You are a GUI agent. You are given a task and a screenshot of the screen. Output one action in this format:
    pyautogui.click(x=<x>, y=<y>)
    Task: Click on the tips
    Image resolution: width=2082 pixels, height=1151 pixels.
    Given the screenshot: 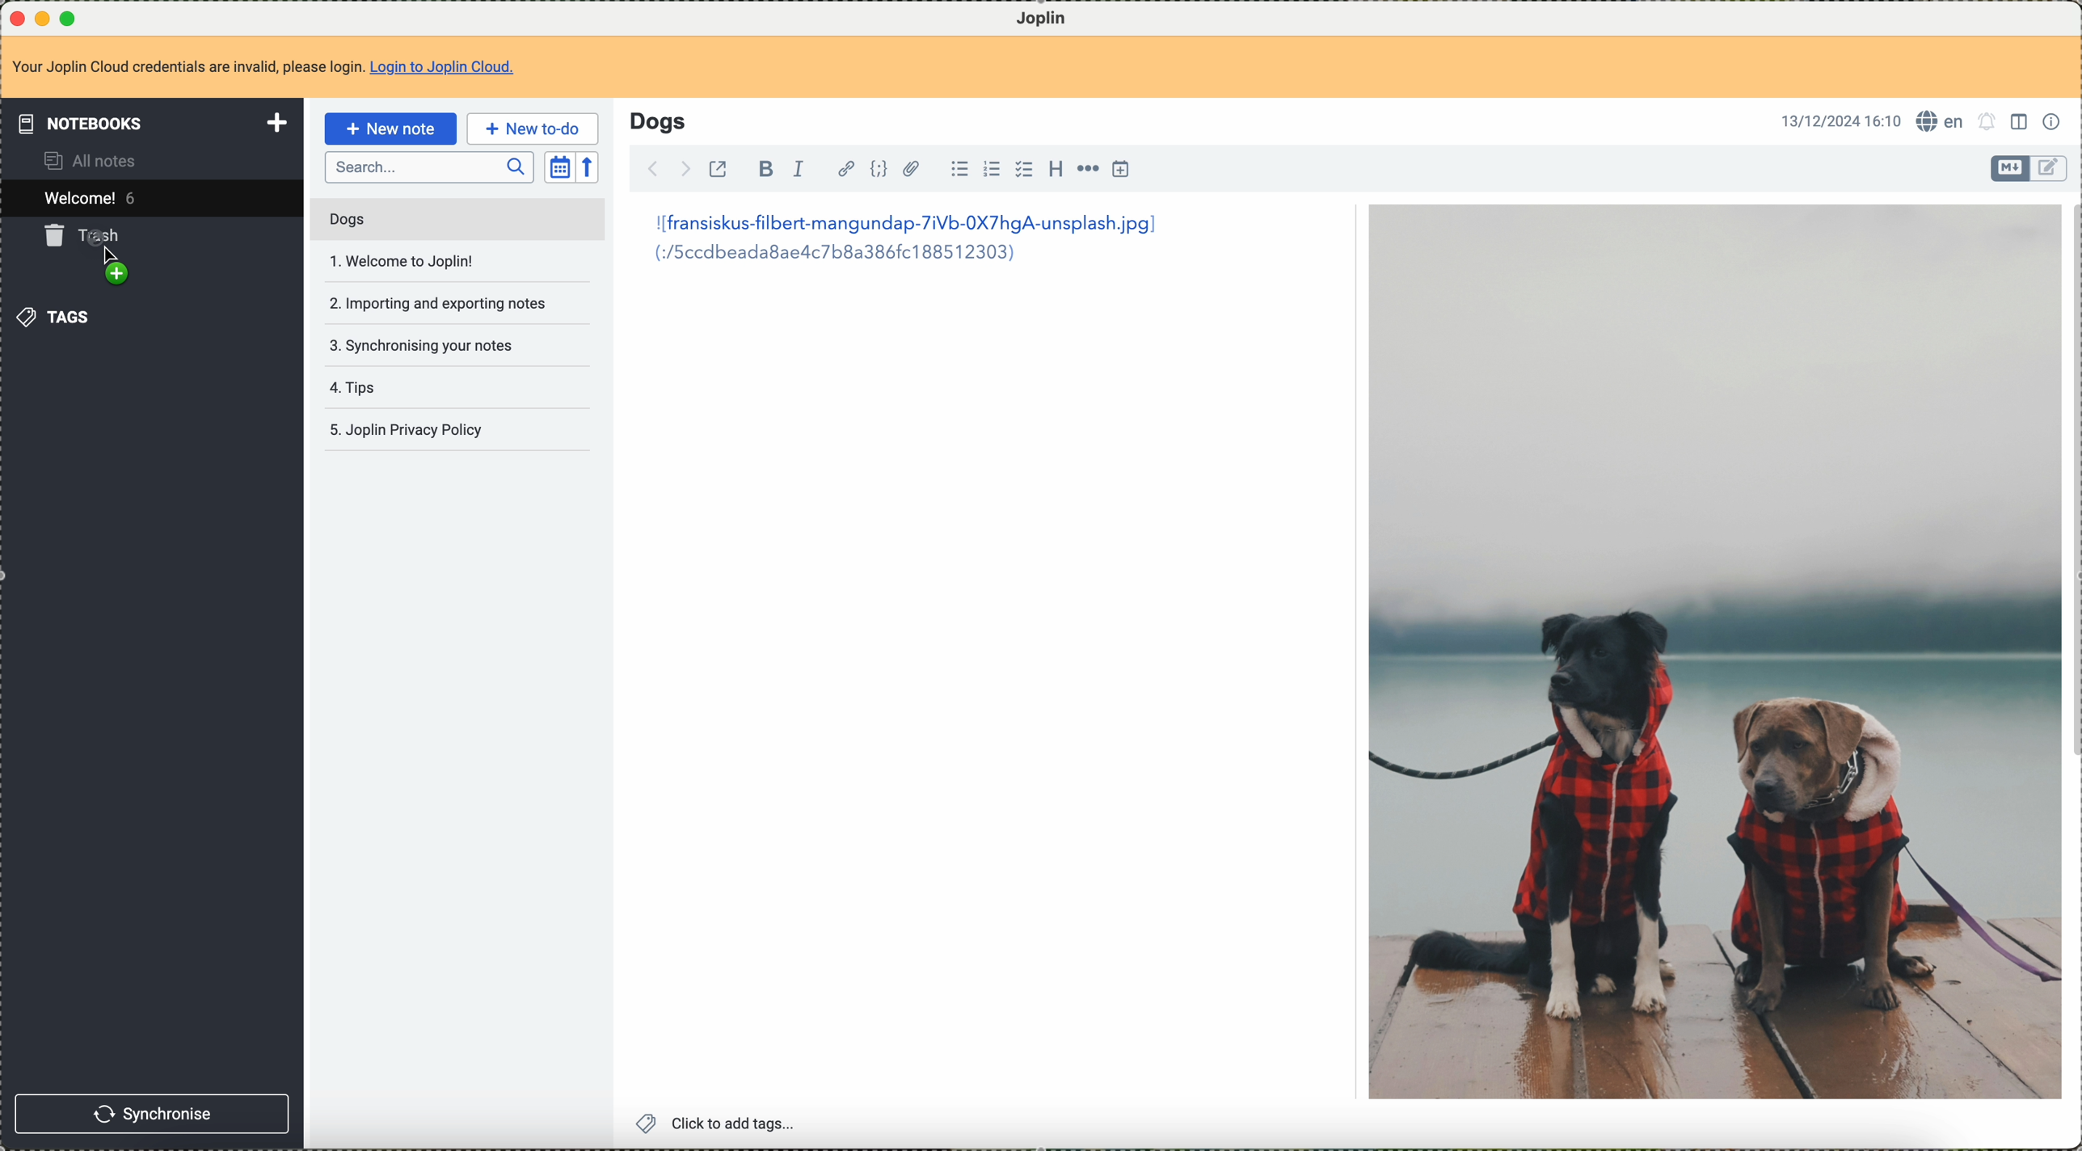 What is the action you would take?
    pyautogui.click(x=358, y=388)
    